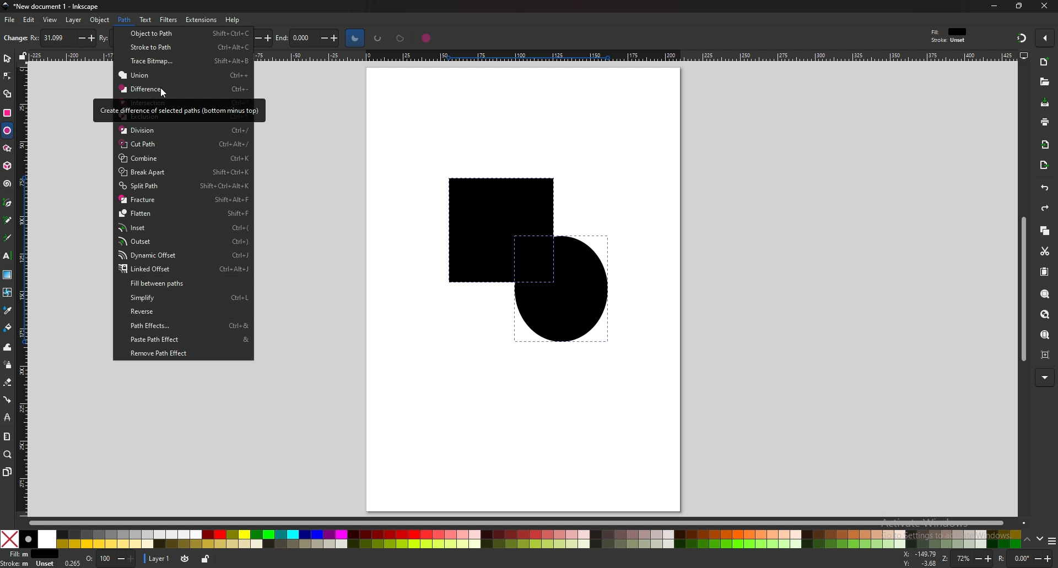  What do you see at coordinates (159, 283) in the screenshot?
I see `Fill between paths` at bounding box center [159, 283].